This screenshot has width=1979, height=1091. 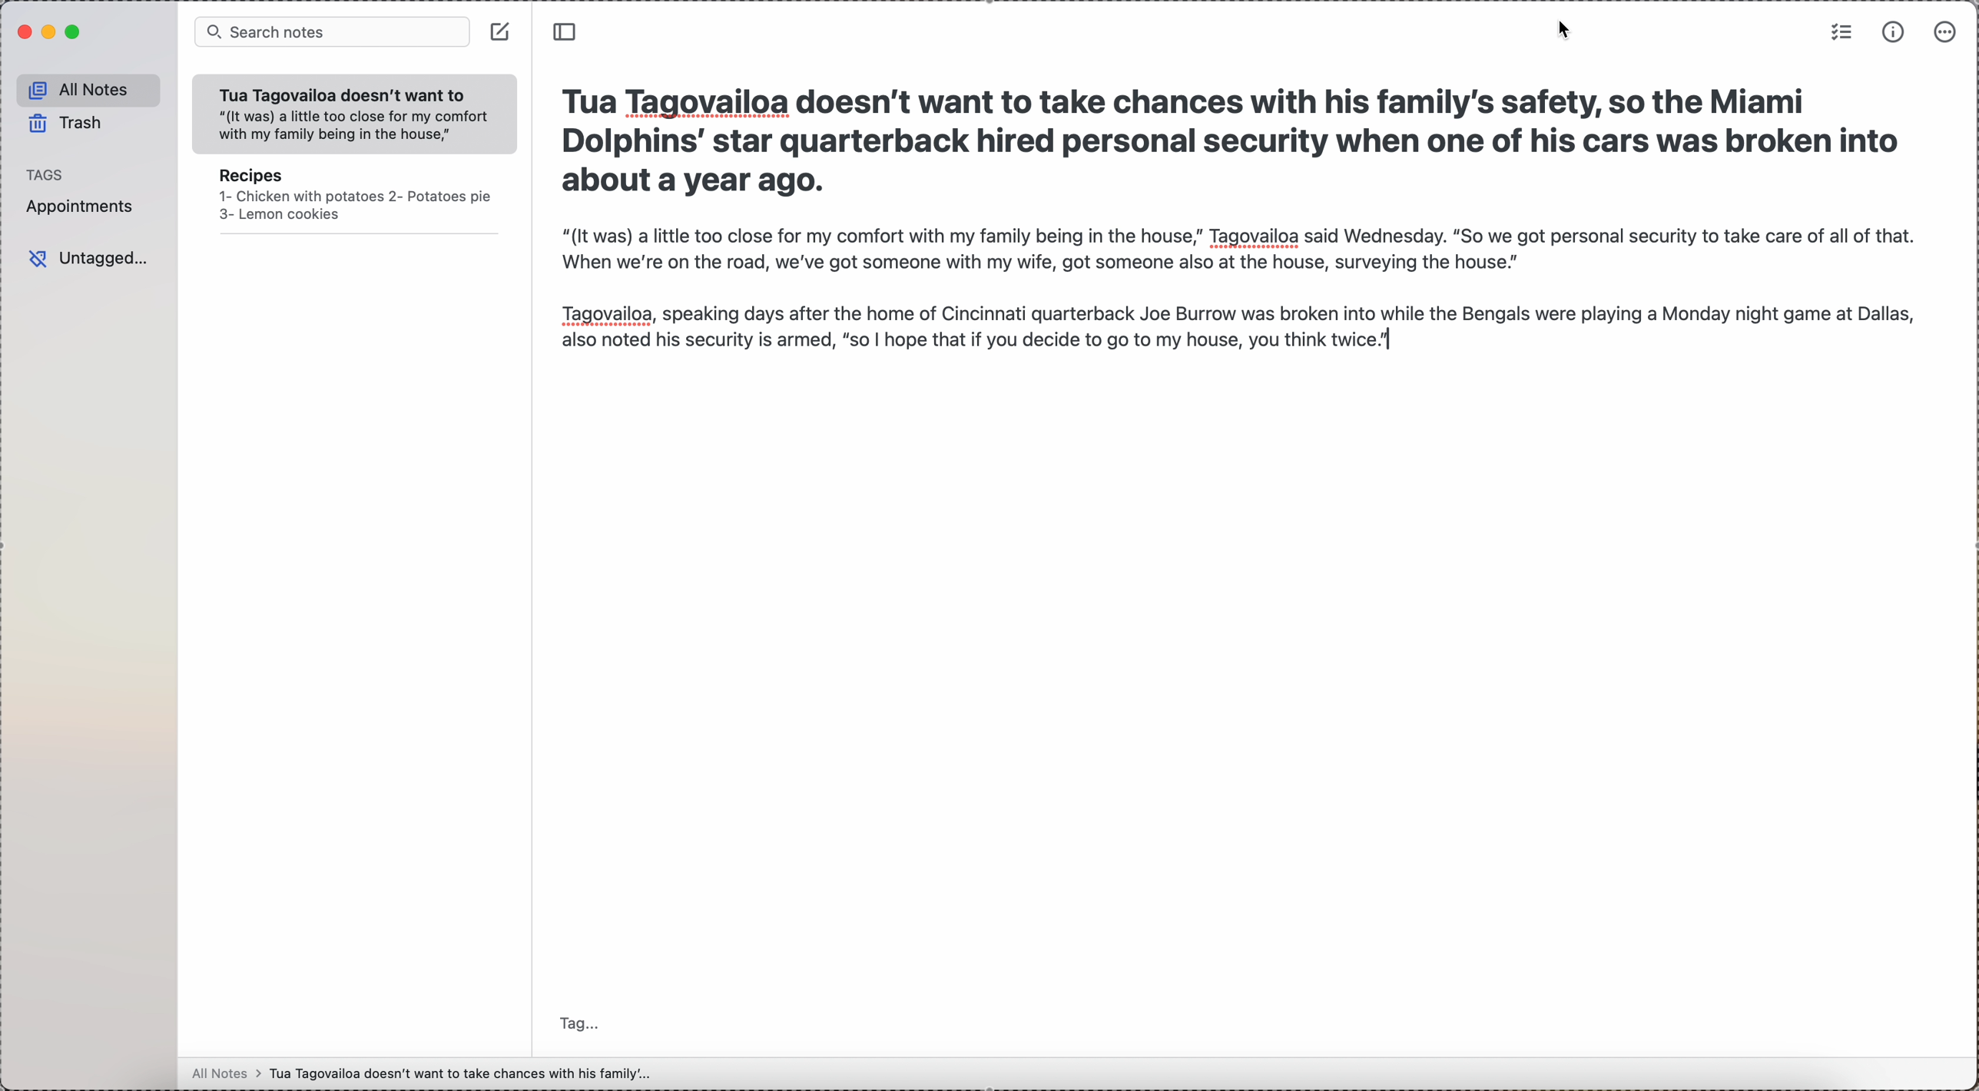 I want to click on tags, so click(x=45, y=174).